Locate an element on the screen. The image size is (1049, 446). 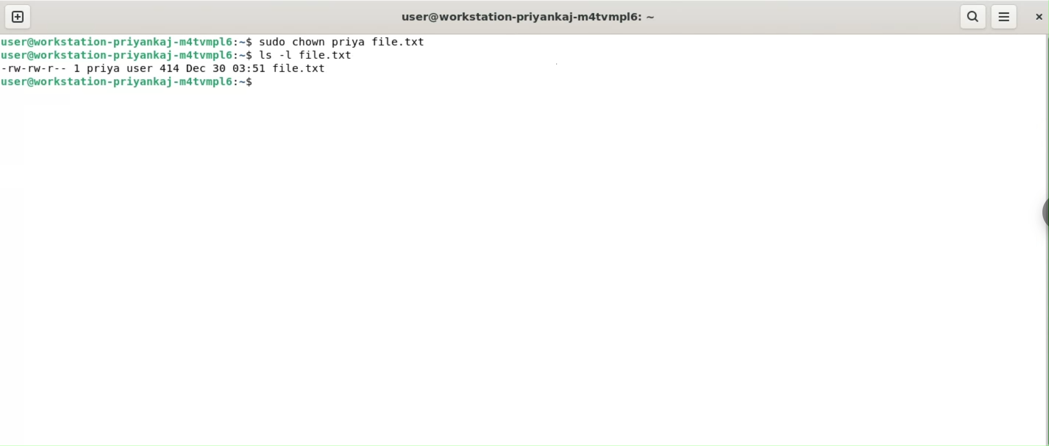
-rw-rw-r-- 1 priya user 414 Dec 30 03:51 file.txt is located at coordinates (171, 69).